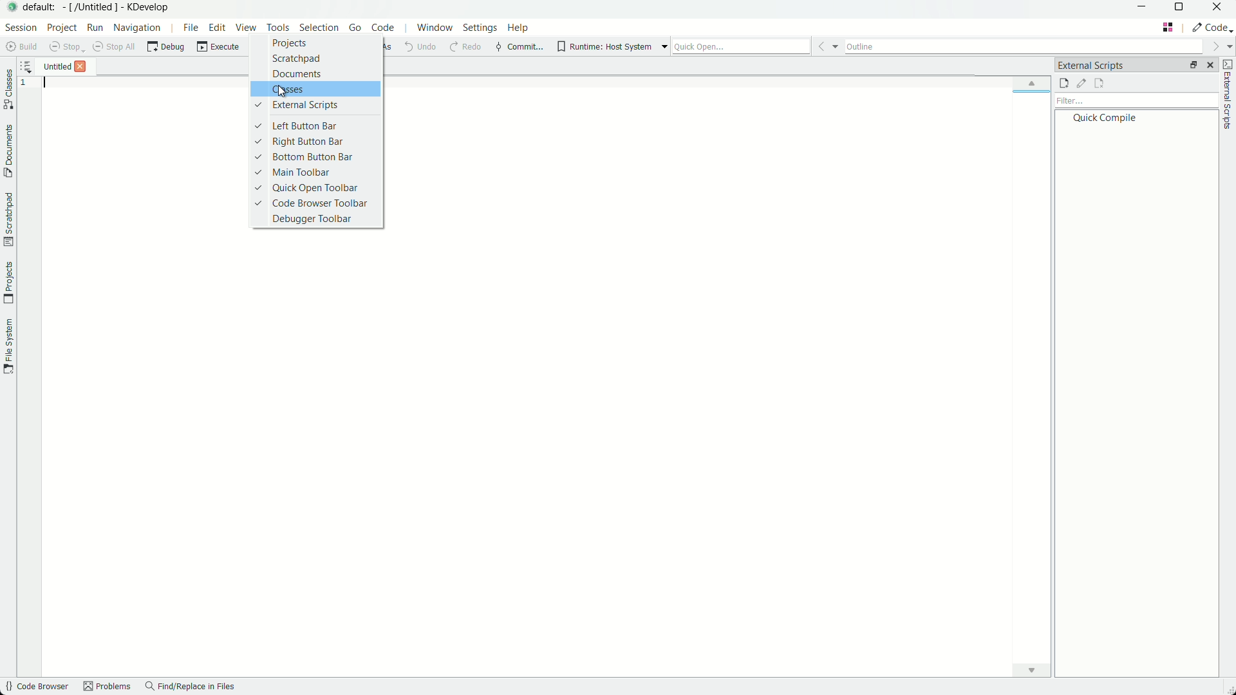 The image size is (1236, 695). I want to click on stop, so click(65, 48).